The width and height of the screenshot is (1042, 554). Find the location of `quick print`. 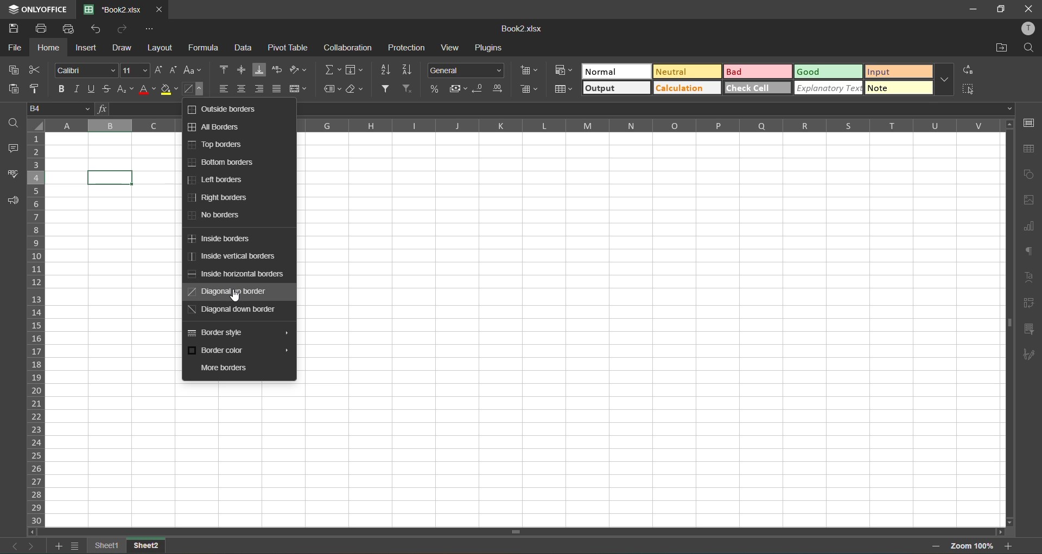

quick print is located at coordinates (71, 28).